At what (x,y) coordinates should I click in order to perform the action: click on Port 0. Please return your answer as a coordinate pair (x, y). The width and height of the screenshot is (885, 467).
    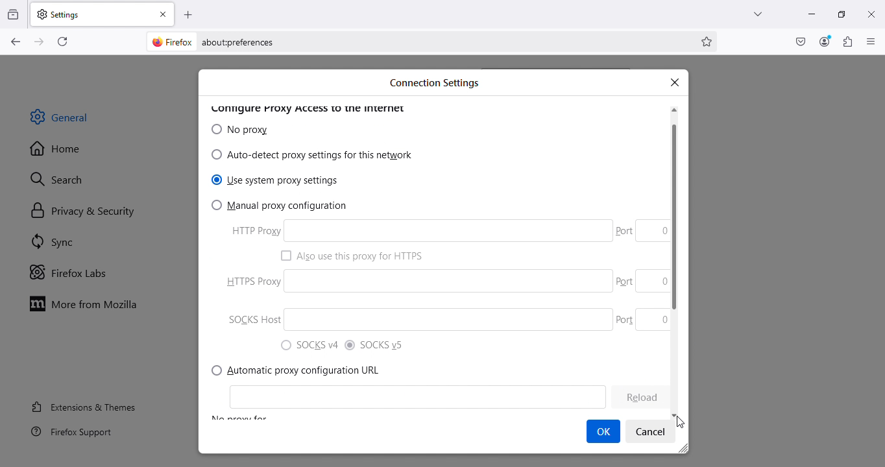
    Looking at the image, I should click on (637, 322).